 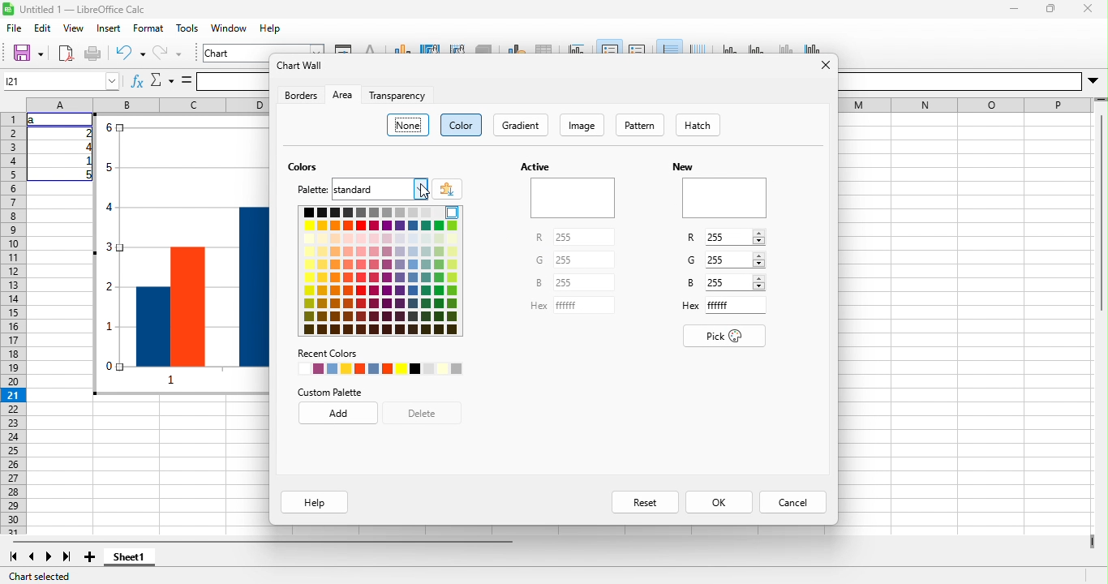 I want to click on help, so click(x=270, y=28).